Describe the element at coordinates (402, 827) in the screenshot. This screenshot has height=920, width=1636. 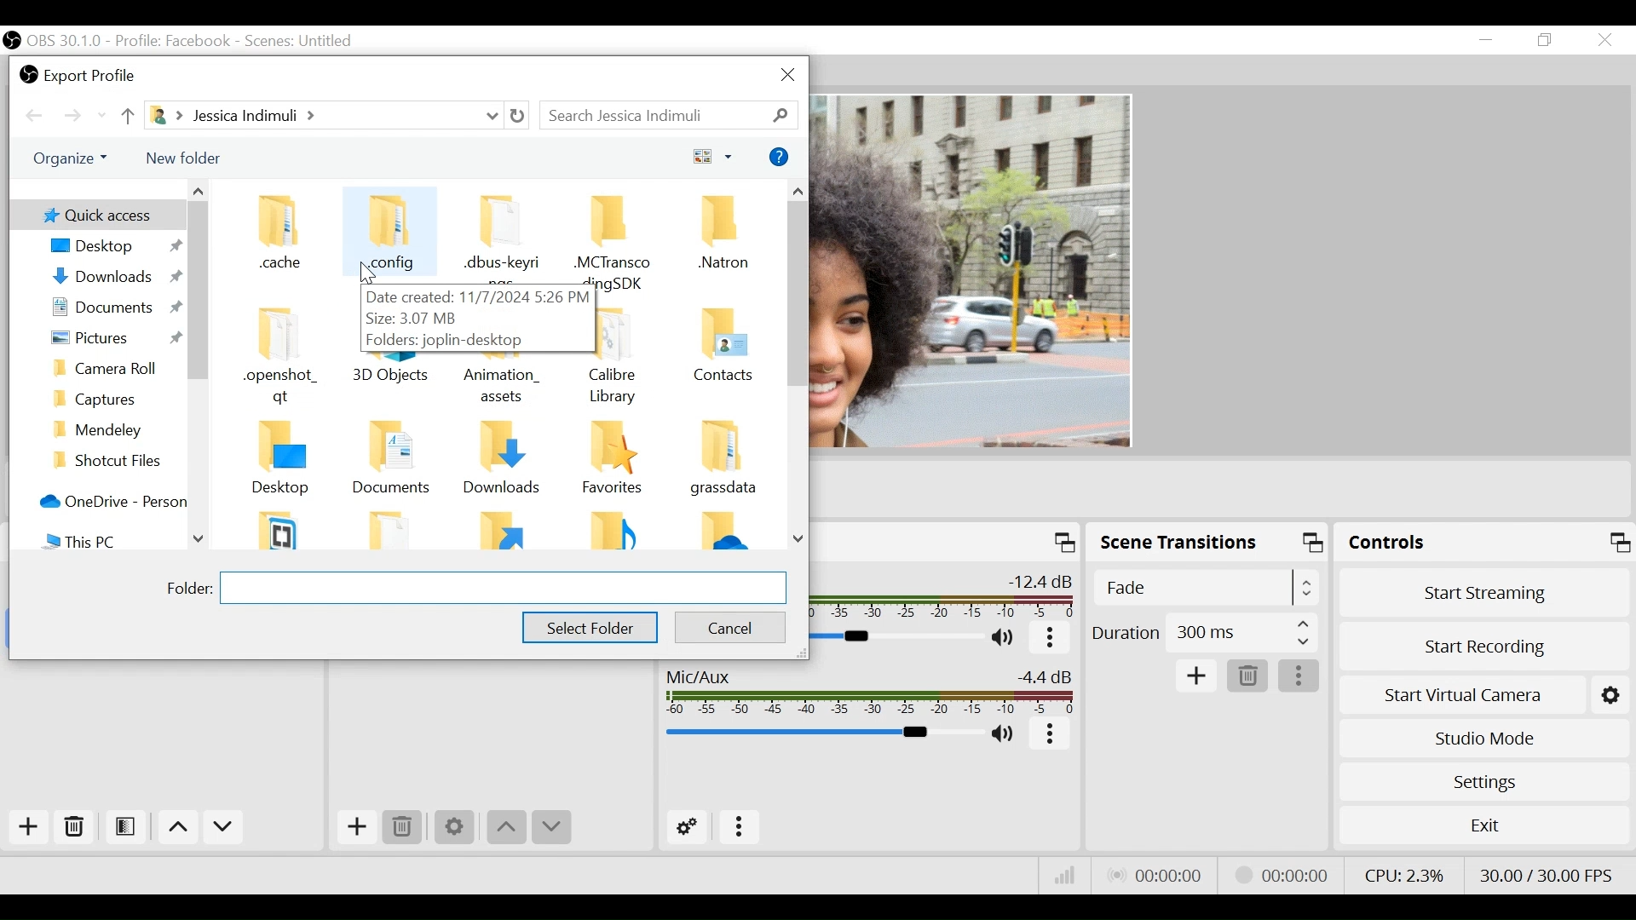
I see `Remove` at that location.